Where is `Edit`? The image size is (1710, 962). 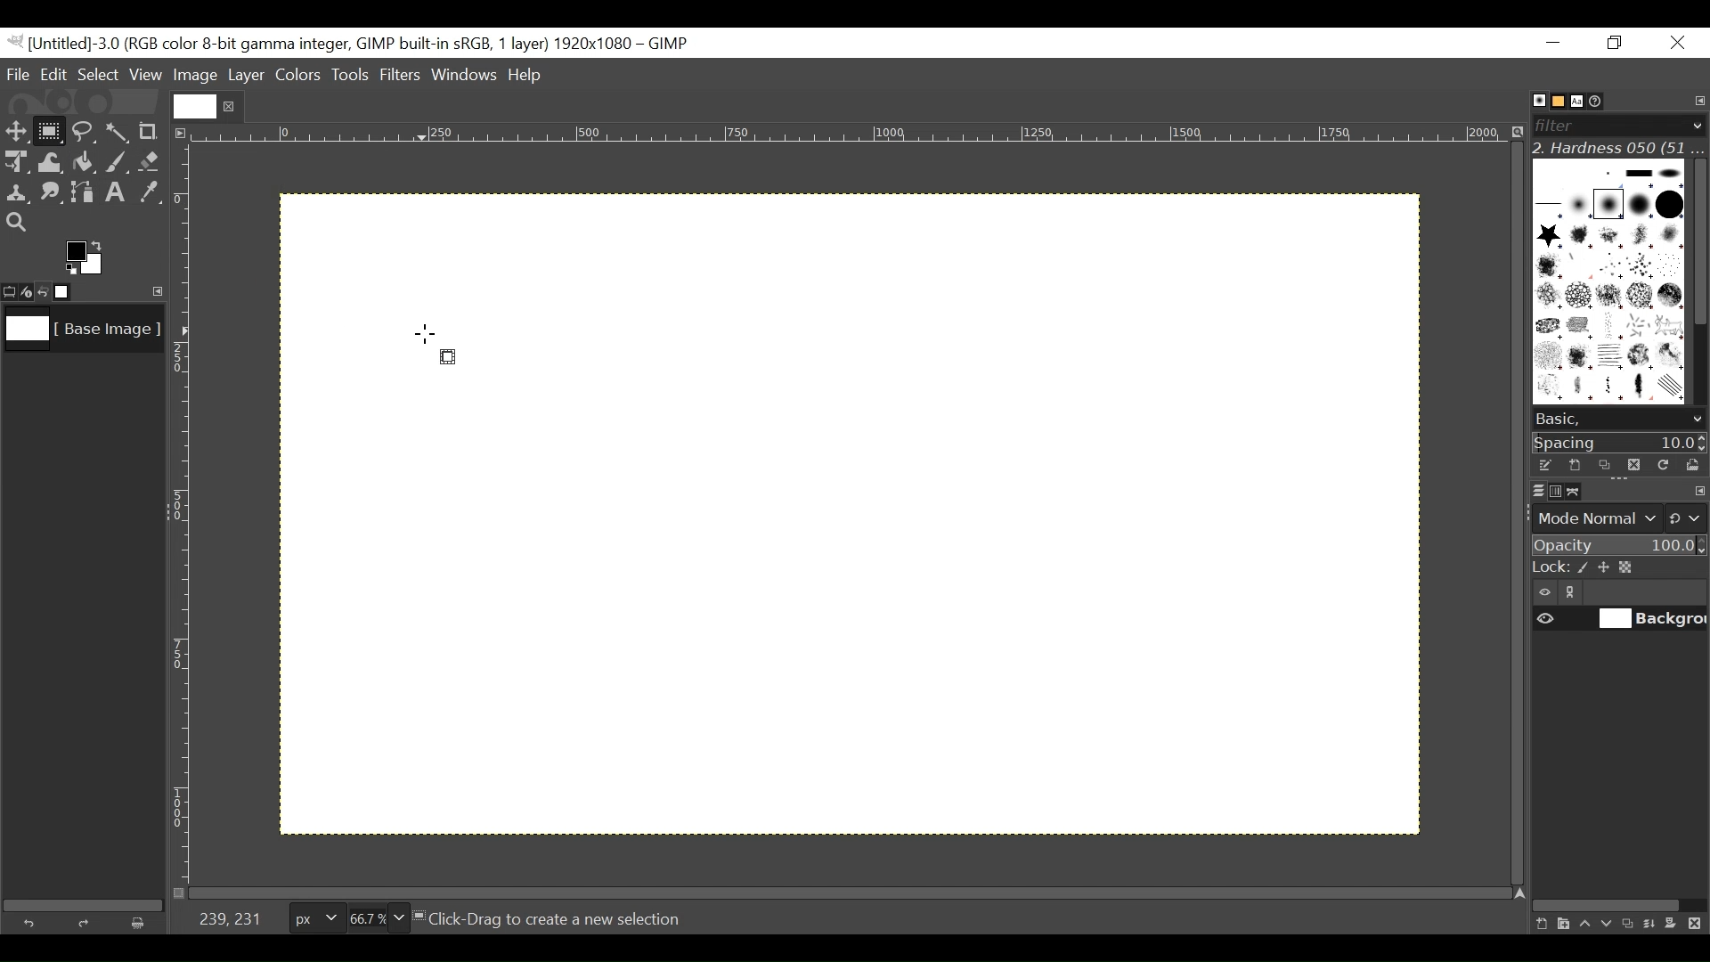
Edit is located at coordinates (55, 74).